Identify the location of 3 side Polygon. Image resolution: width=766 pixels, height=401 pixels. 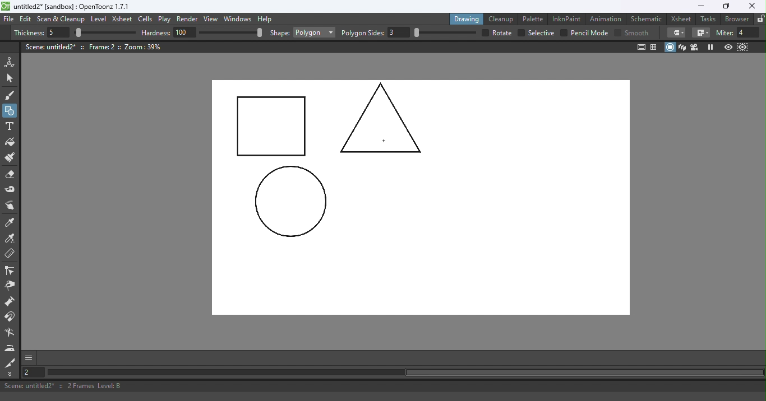
(381, 117).